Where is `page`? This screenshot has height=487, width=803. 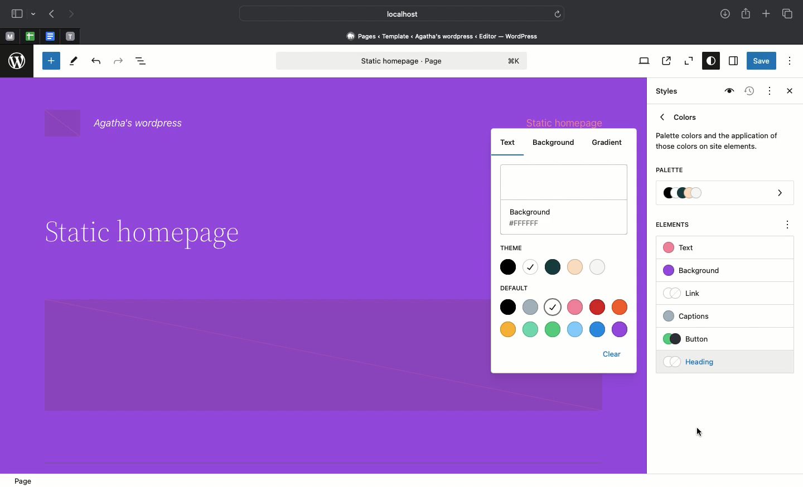
page is located at coordinates (27, 481).